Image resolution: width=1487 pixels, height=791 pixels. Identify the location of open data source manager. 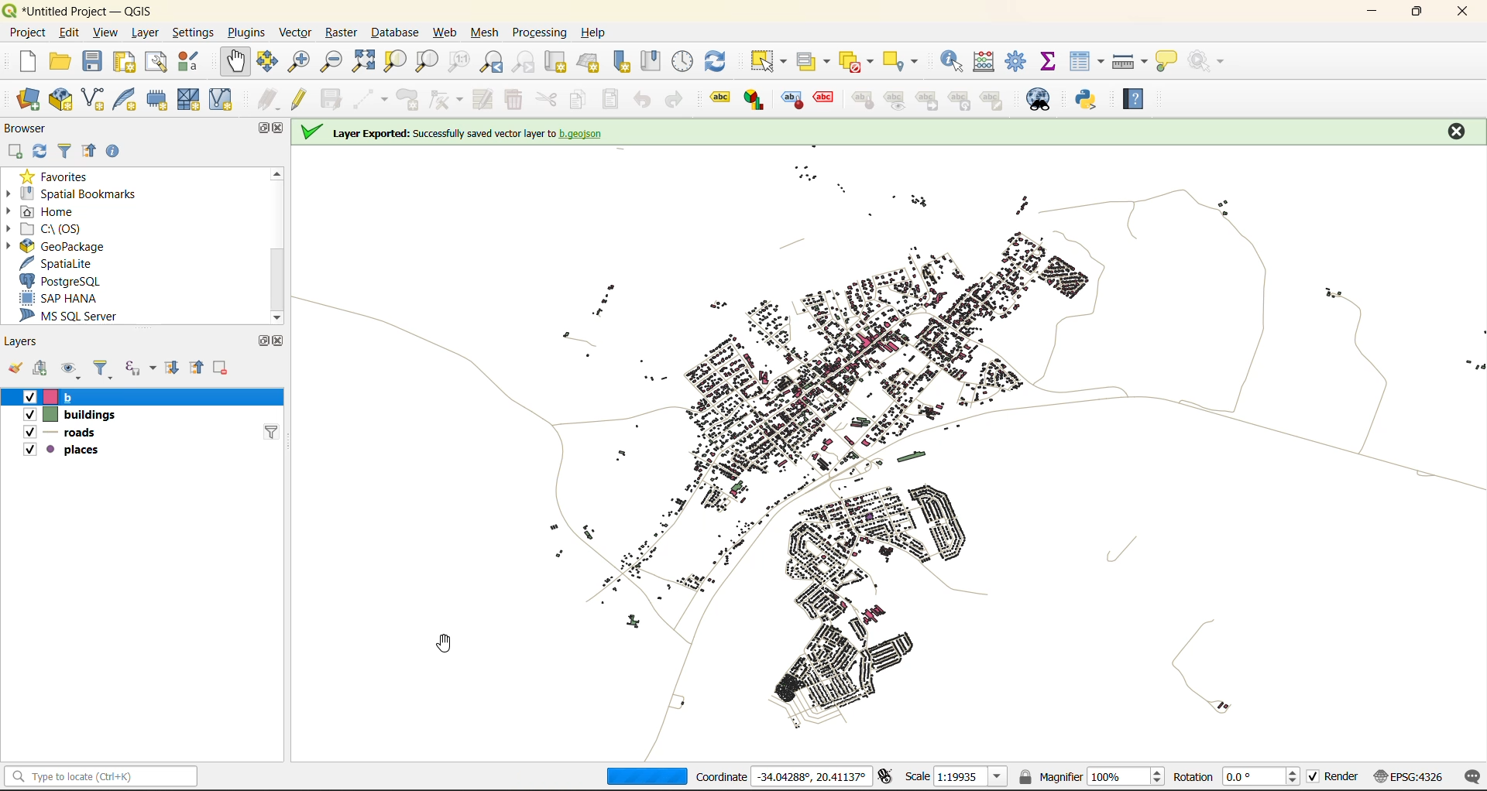
(32, 100).